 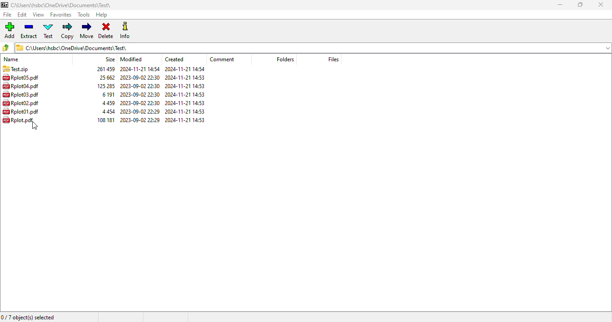 What do you see at coordinates (139, 111) in the screenshot?
I see ` 2023-09-02 22:29` at bounding box center [139, 111].